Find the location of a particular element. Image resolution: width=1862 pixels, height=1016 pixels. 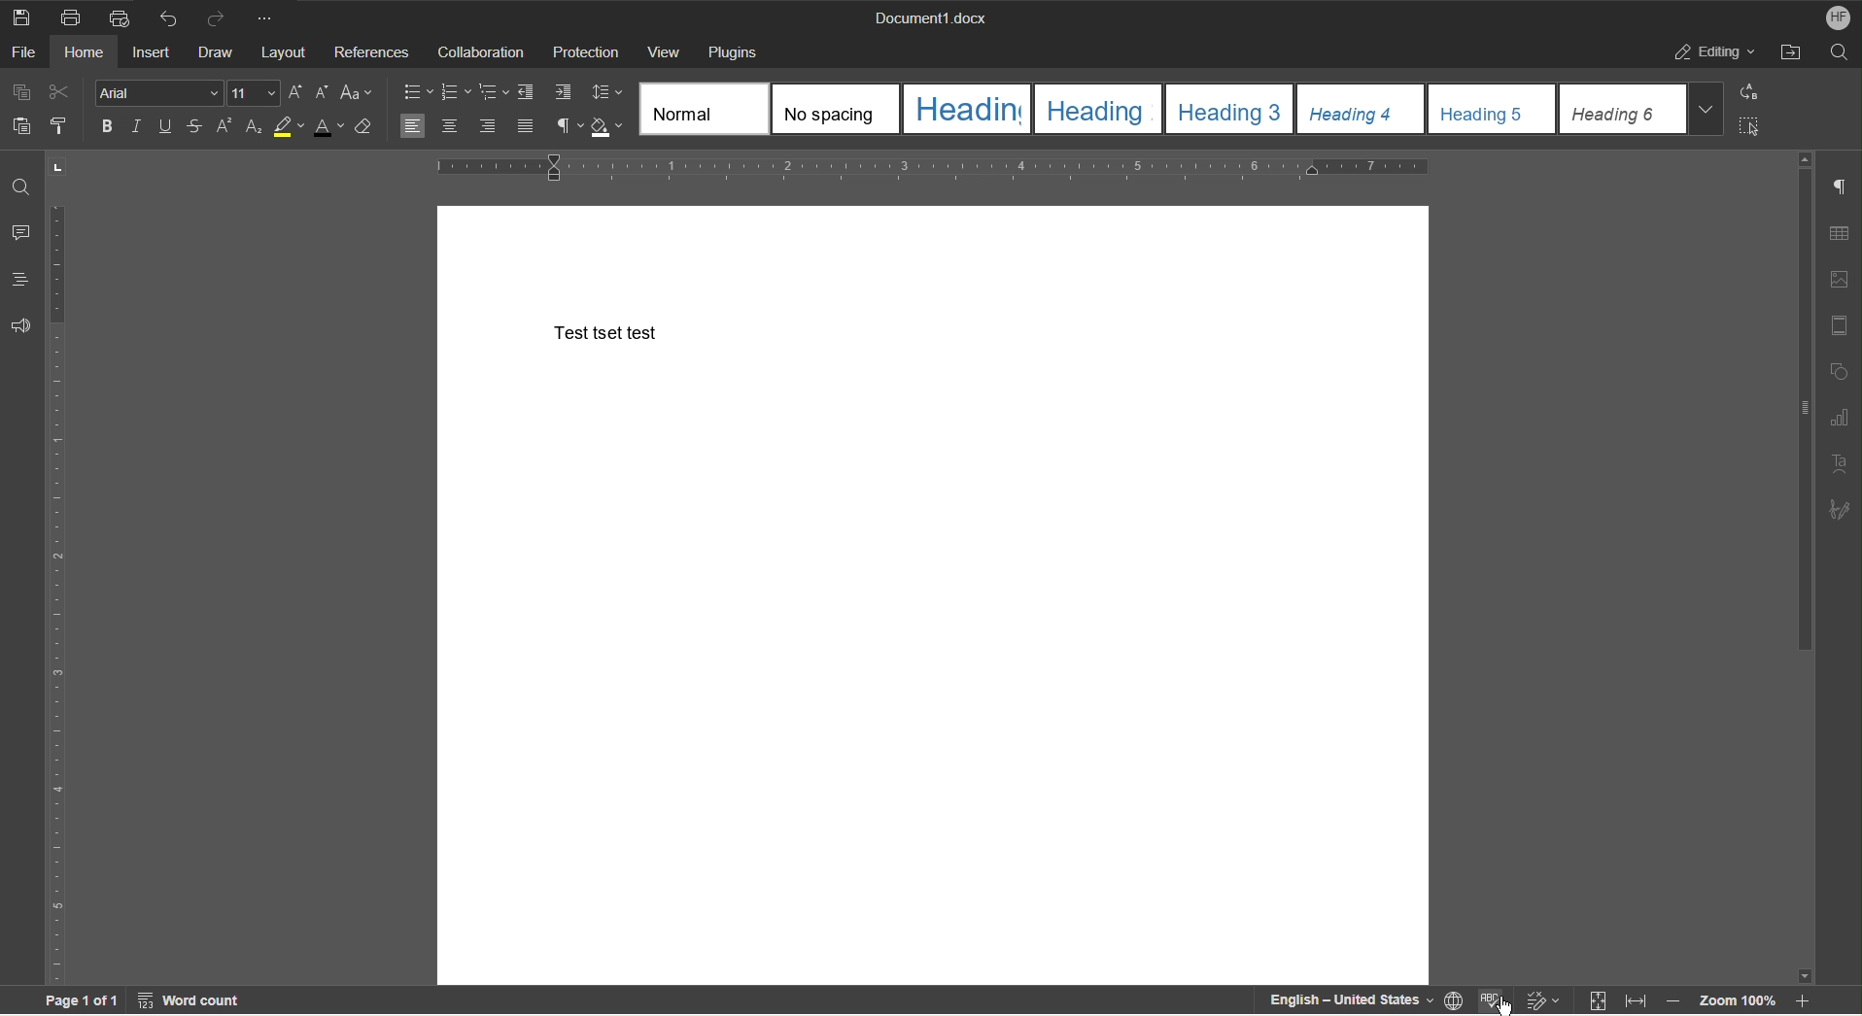

Protection is located at coordinates (587, 50).